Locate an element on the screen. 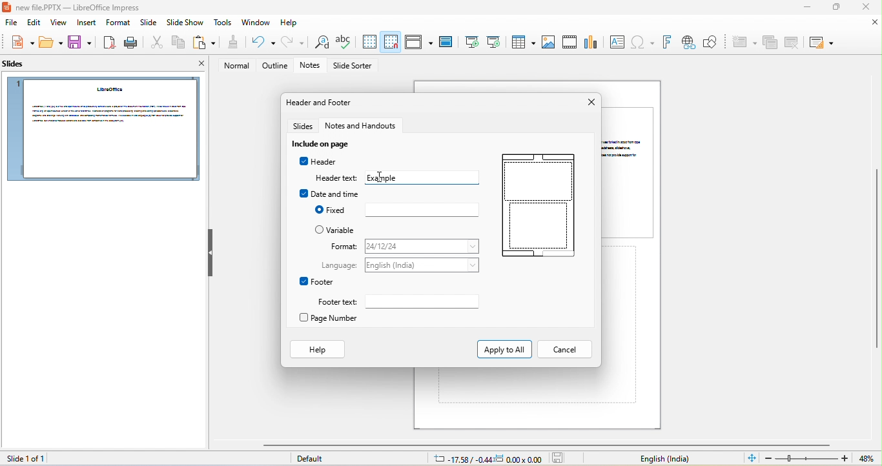 The height and width of the screenshot is (466, 882). window is located at coordinates (256, 23).